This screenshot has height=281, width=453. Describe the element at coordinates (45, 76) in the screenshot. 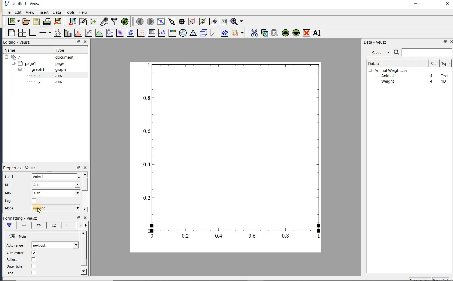

I see `axis` at that location.